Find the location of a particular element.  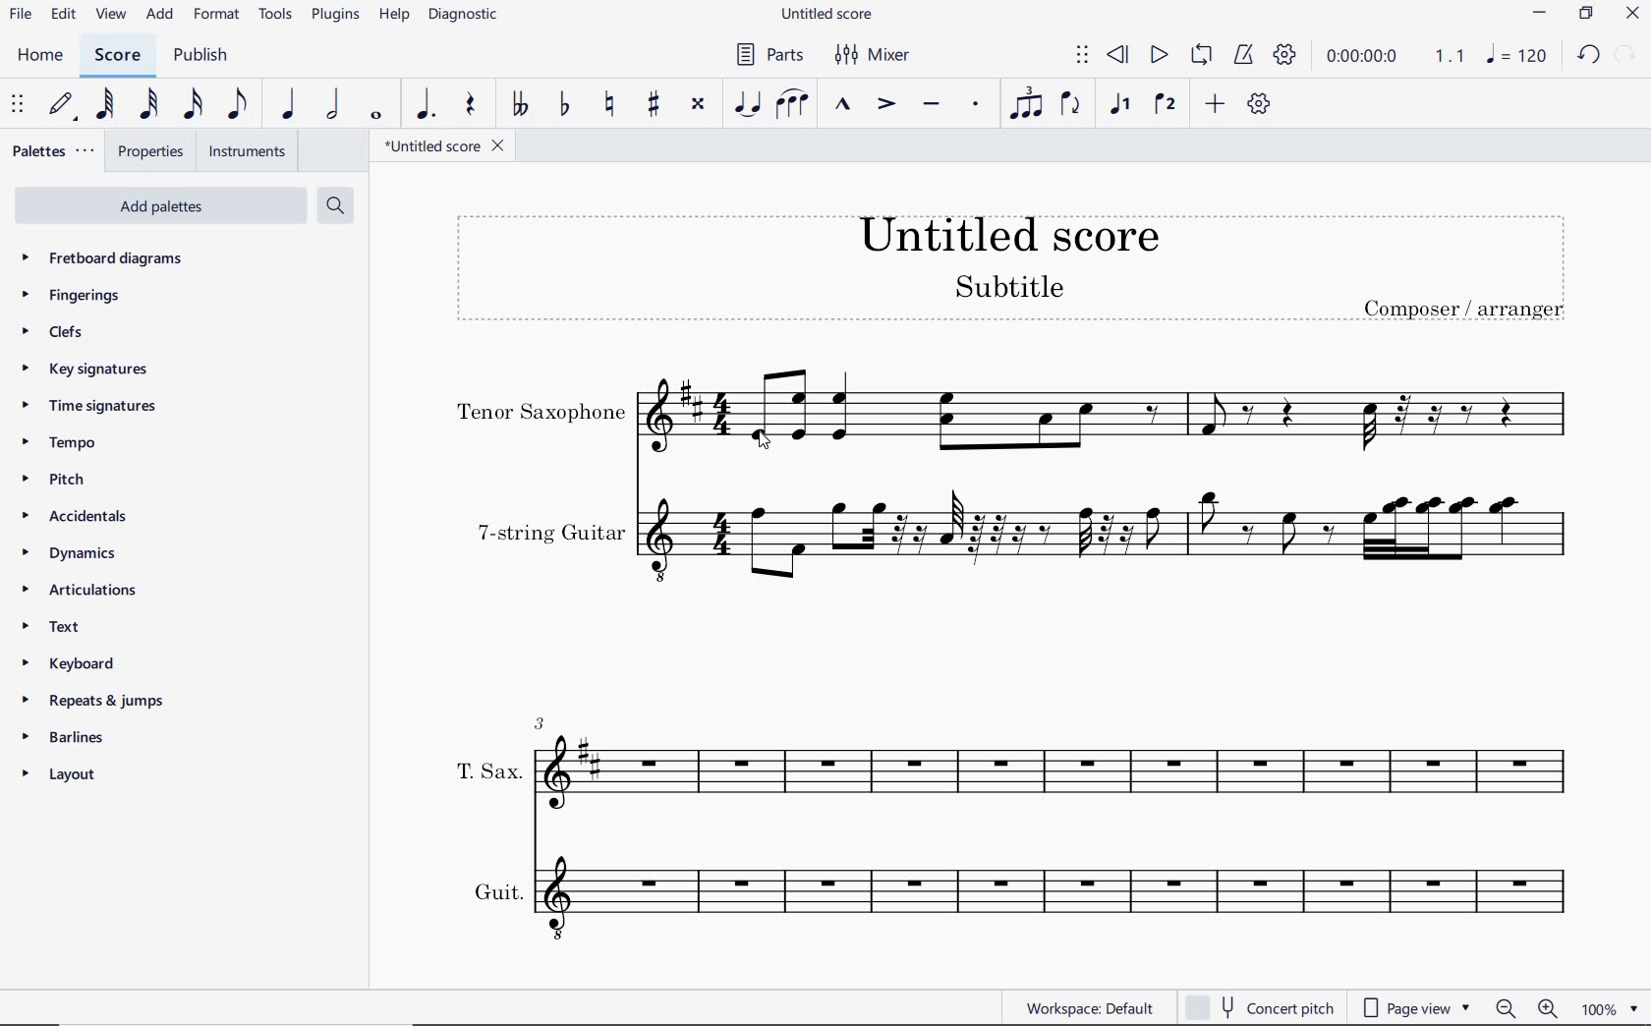

DEFAULT (STEP TIME) is located at coordinates (65, 103).